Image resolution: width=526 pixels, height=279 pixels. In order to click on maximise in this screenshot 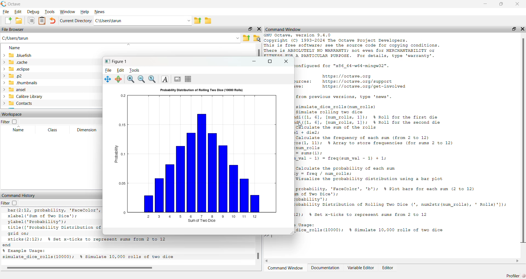, I will do `click(271, 62)`.